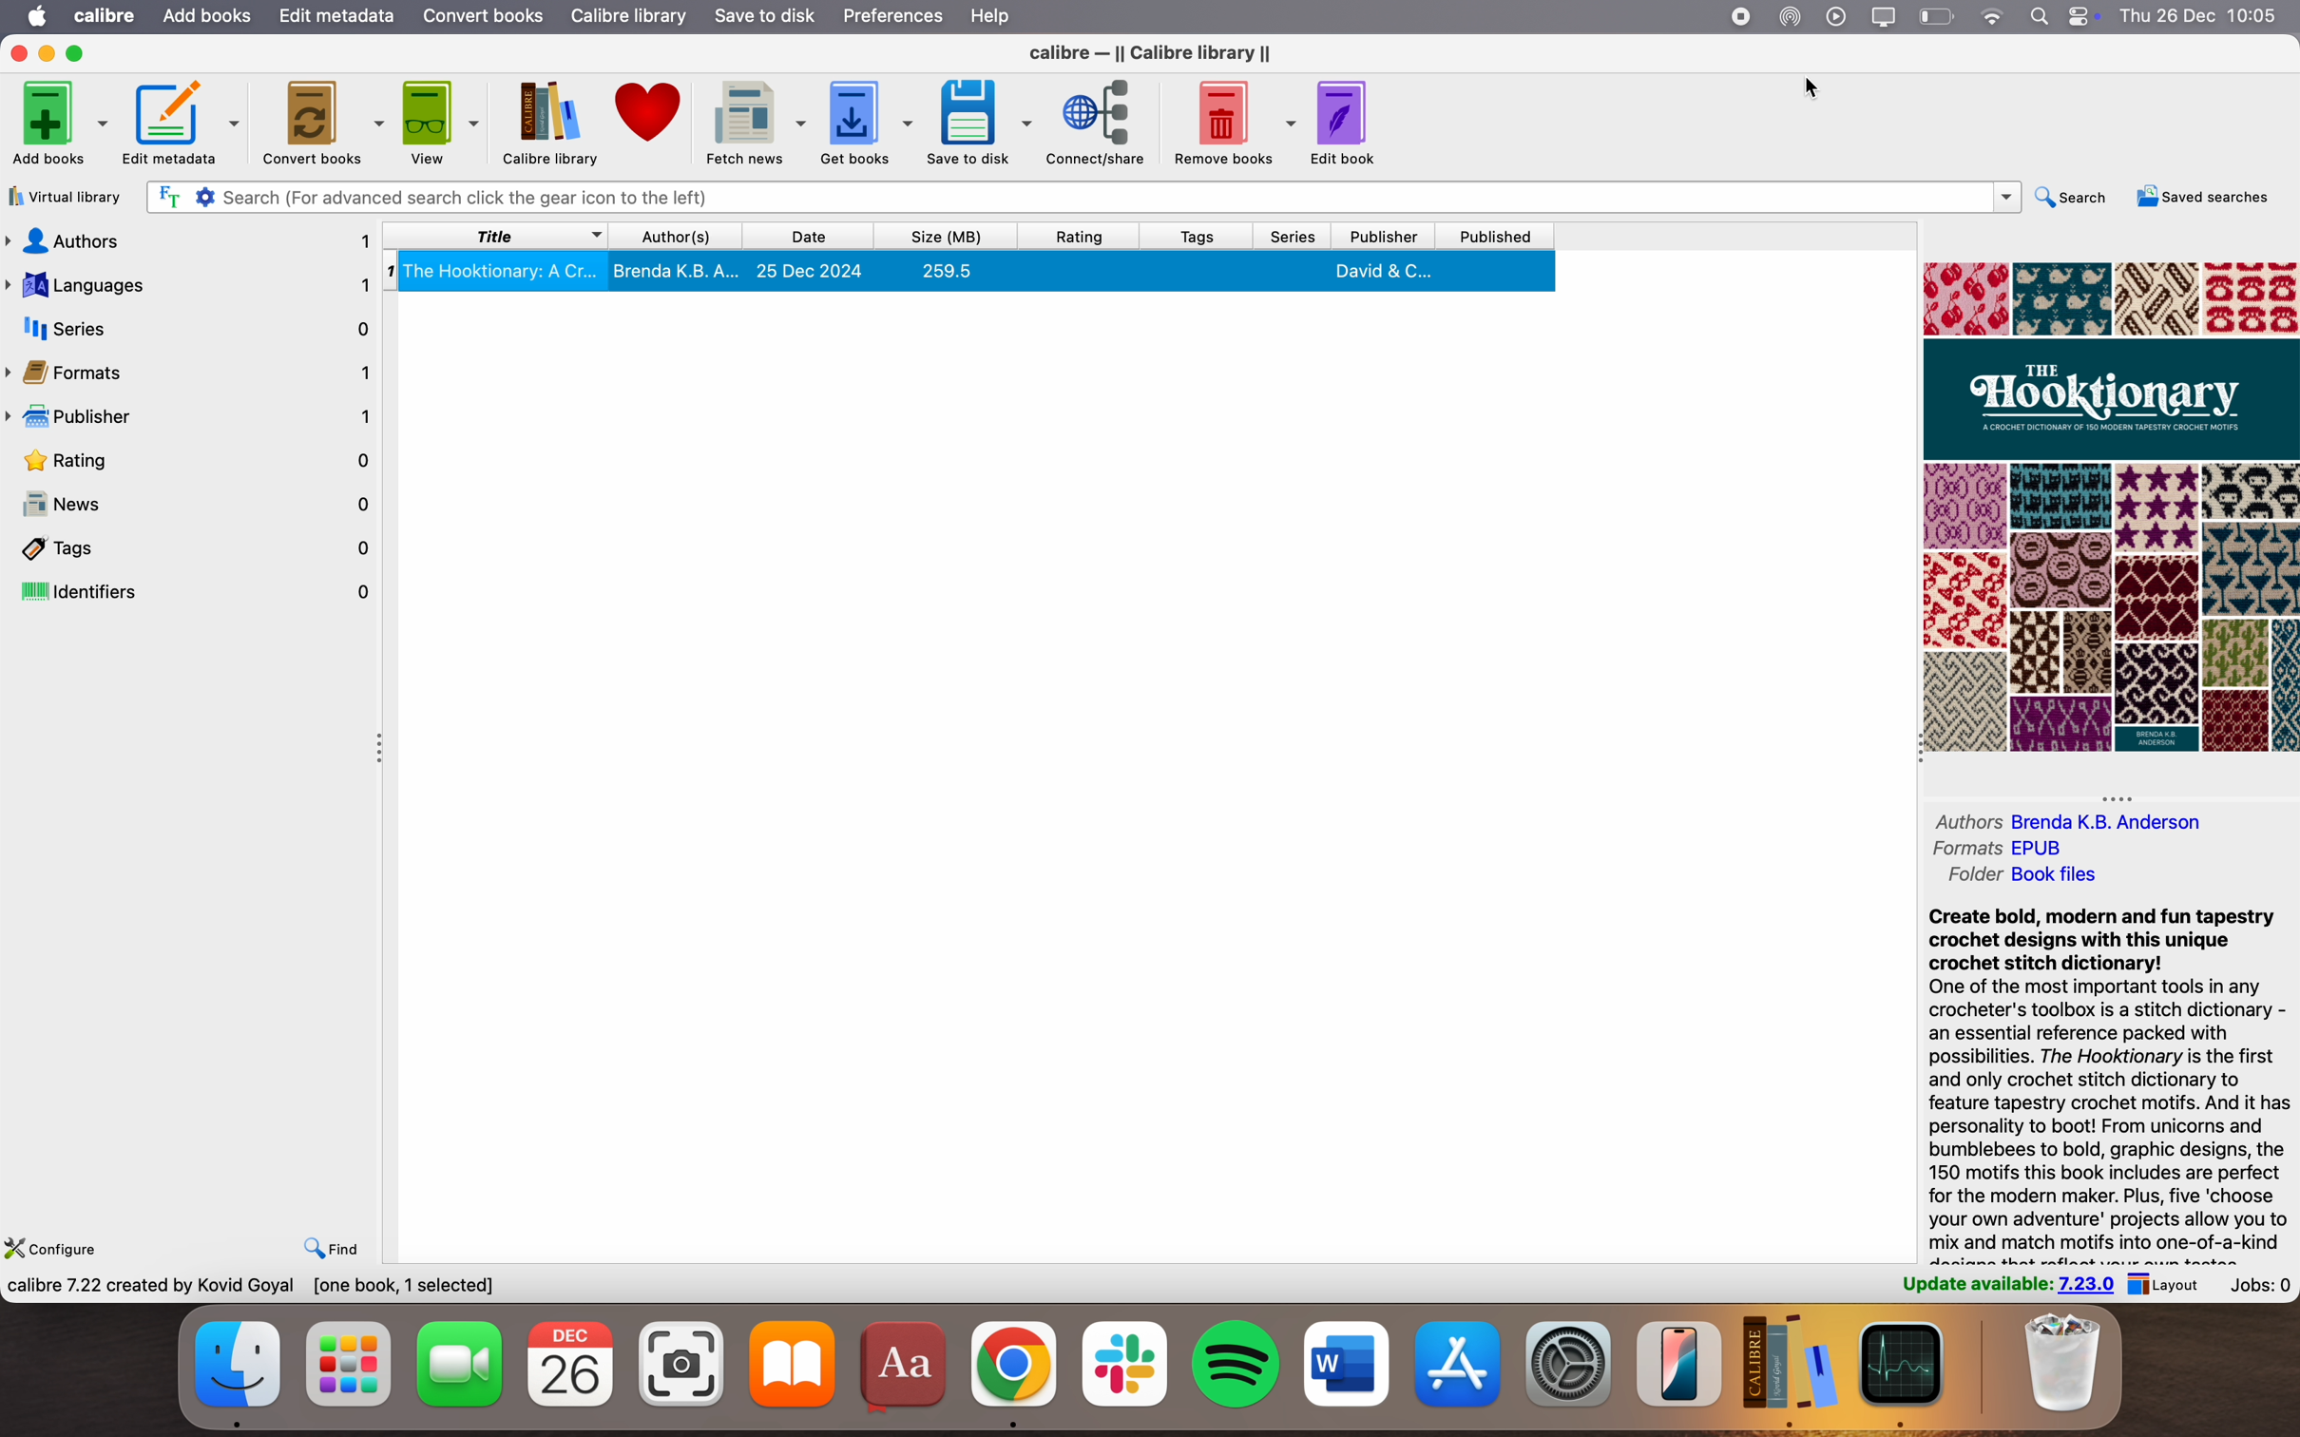  I want to click on Calibre-|| calibre library ||, so click(1152, 50).